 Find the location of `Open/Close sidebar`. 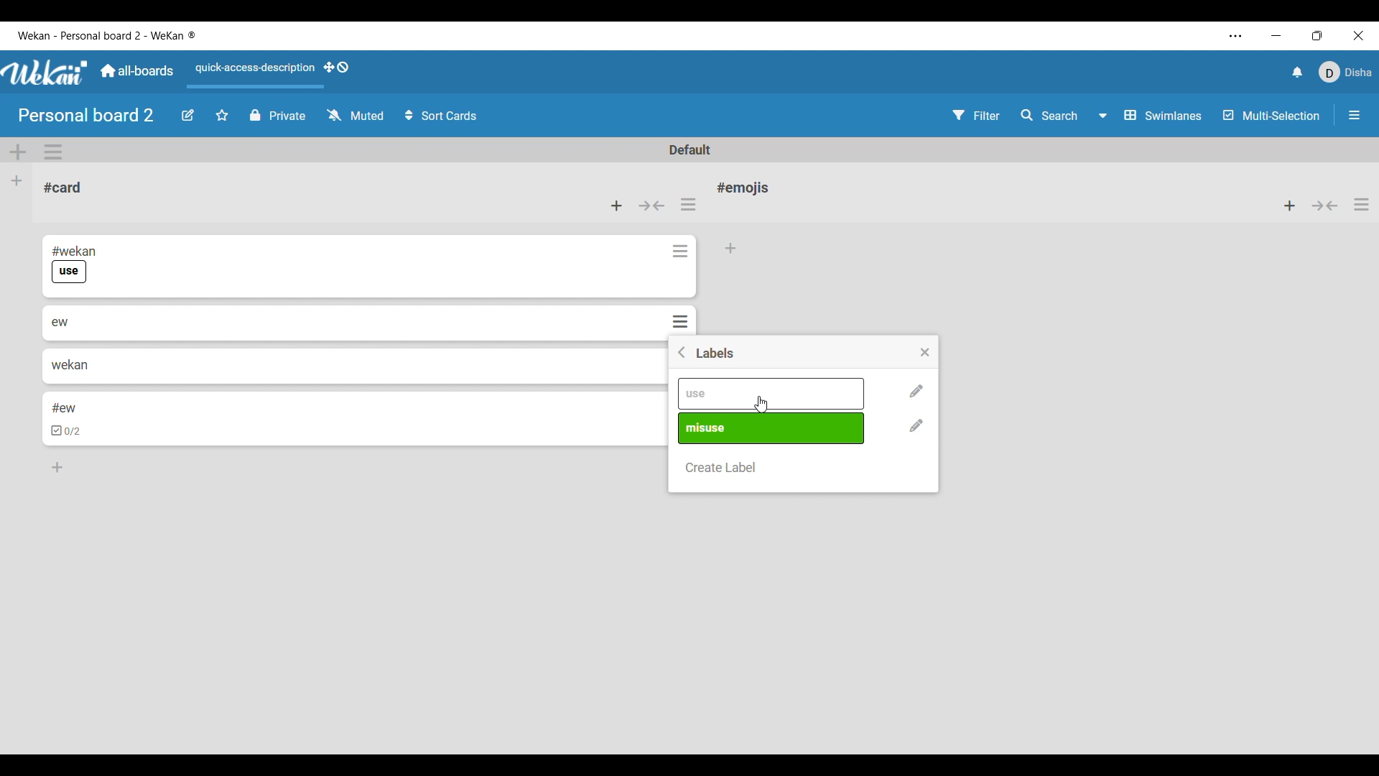

Open/Close sidebar is located at coordinates (1355, 115).